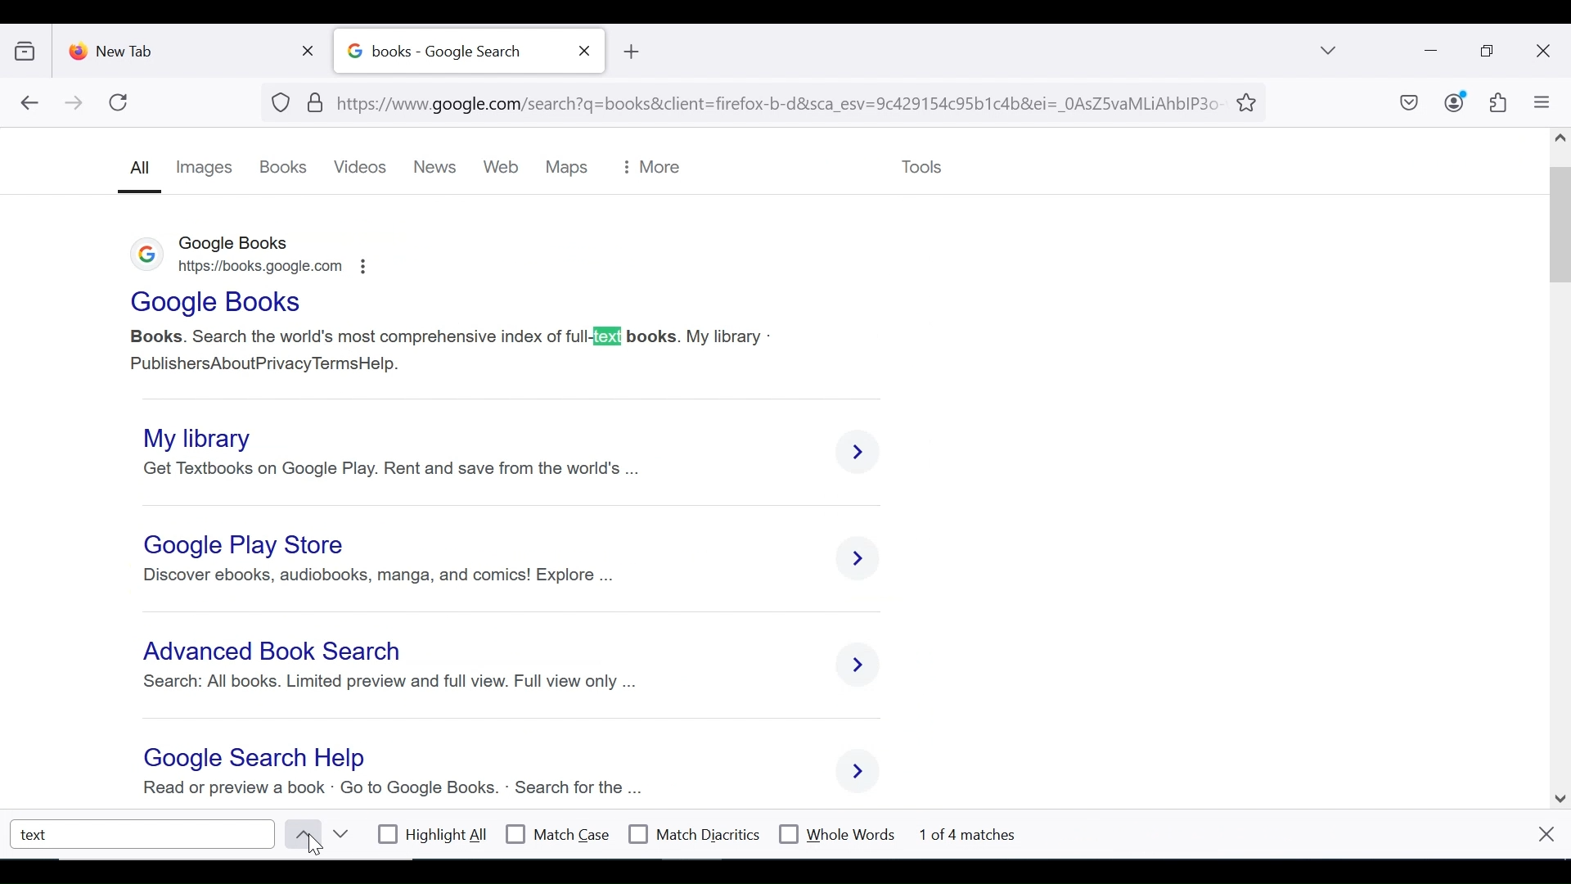 The width and height of the screenshot is (1571, 884). I want to click on maps, so click(565, 168).